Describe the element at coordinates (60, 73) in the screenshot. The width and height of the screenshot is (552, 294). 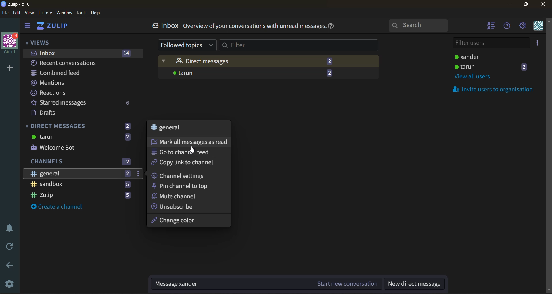
I see `combined feed` at that location.